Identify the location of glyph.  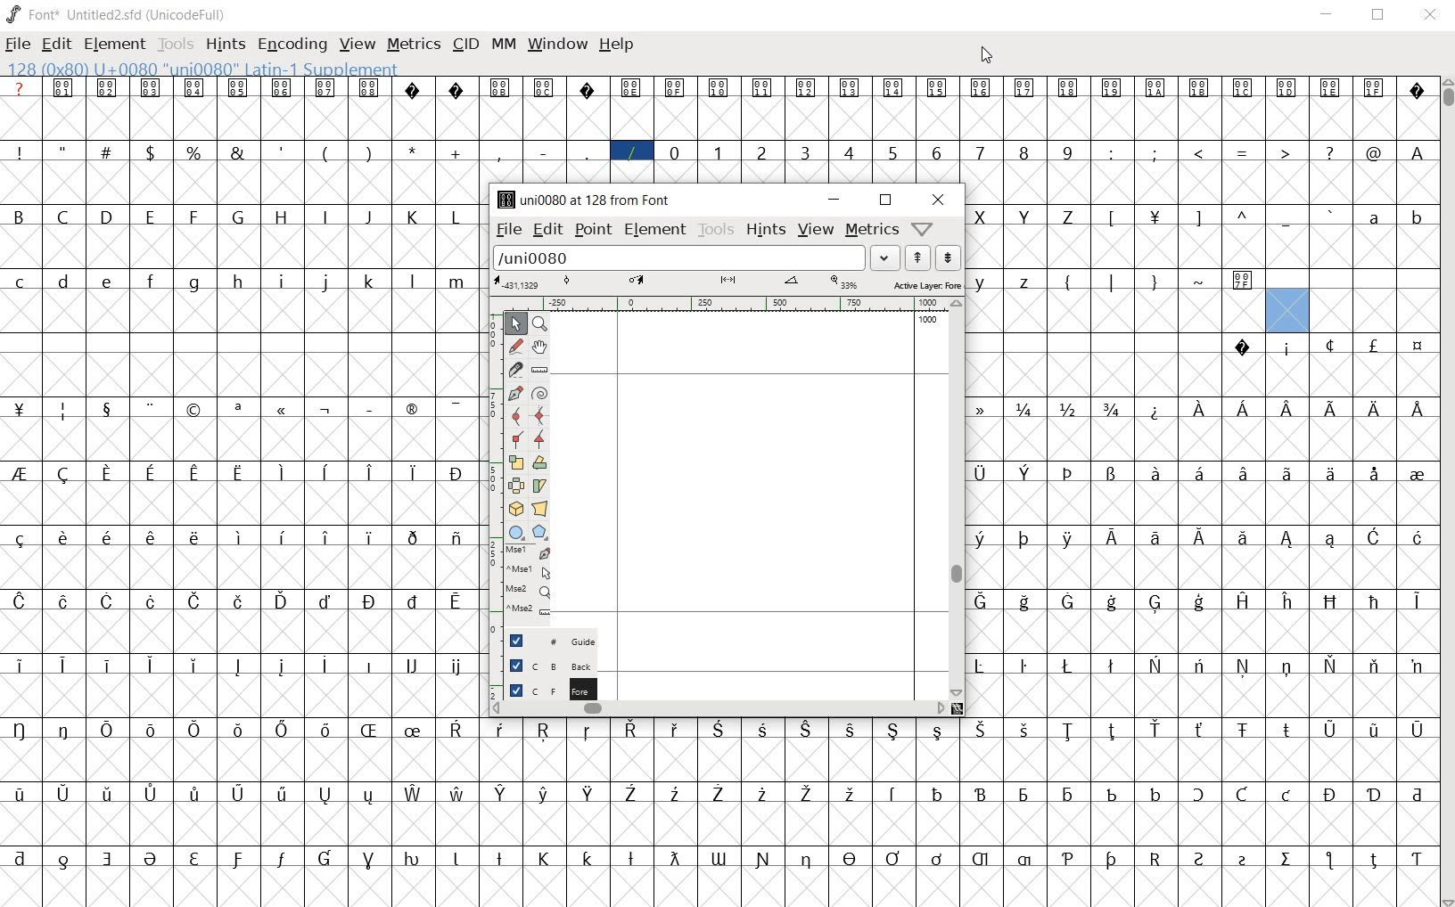
(1199, 152).